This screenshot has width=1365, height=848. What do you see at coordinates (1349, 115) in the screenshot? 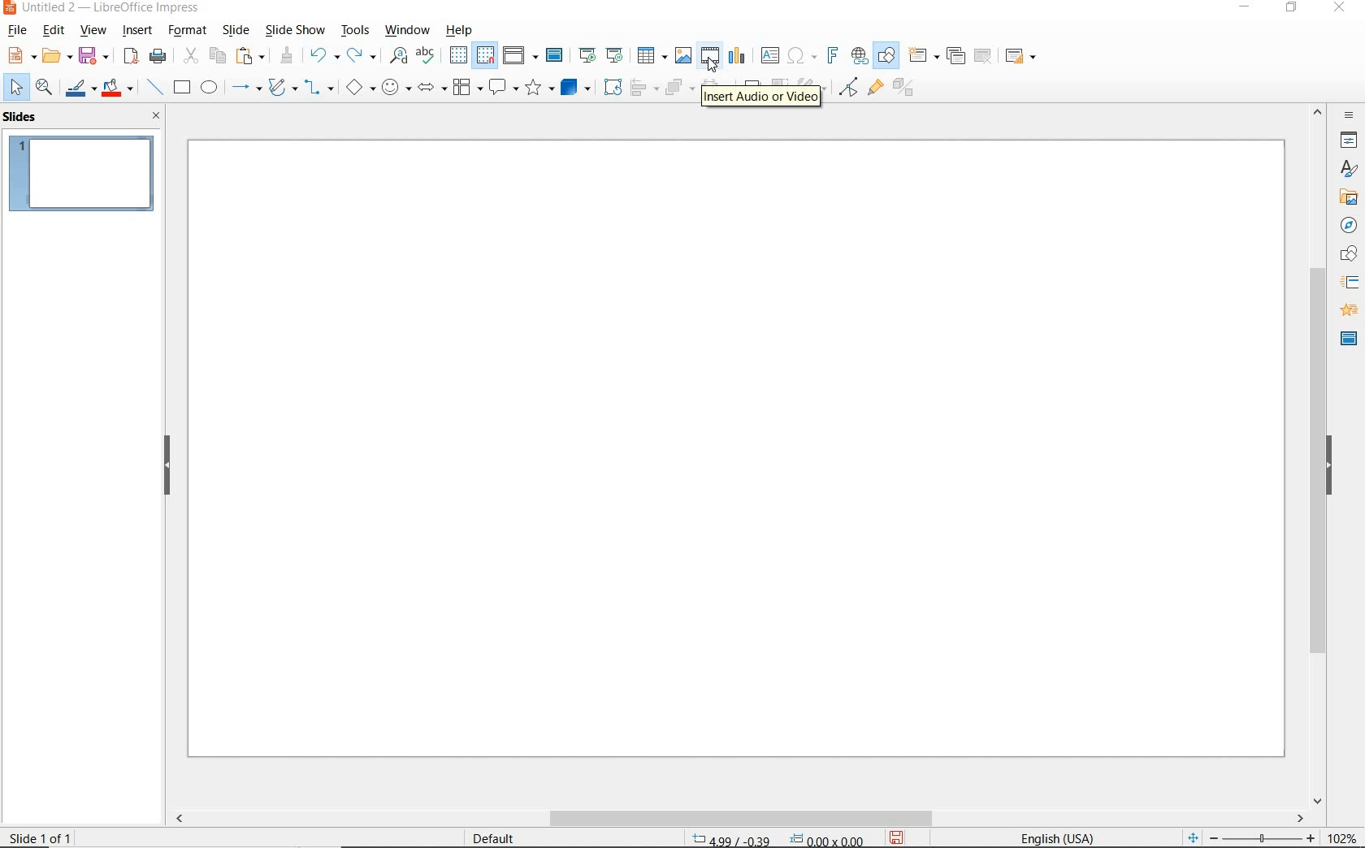
I see `SIDEBAR SETTINGS` at bounding box center [1349, 115].